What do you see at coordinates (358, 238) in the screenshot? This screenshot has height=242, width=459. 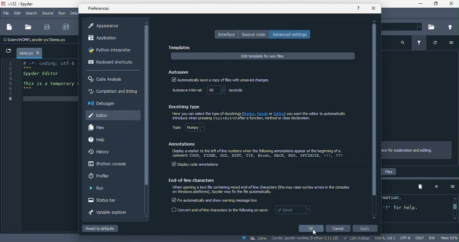 I see `lsp python` at bounding box center [358, 238].